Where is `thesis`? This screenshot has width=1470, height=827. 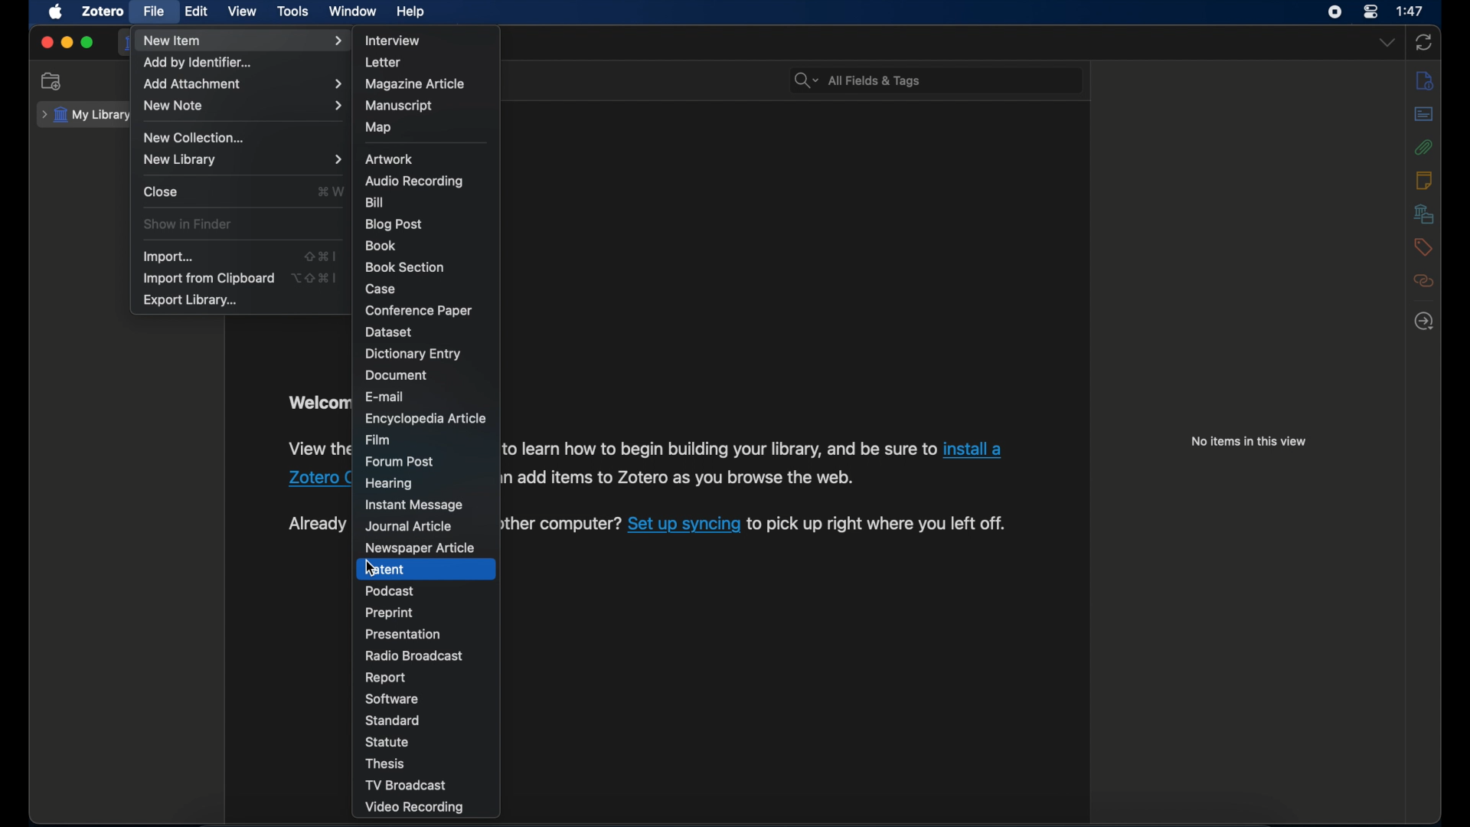 thesis is located at coordinates (387, 764).